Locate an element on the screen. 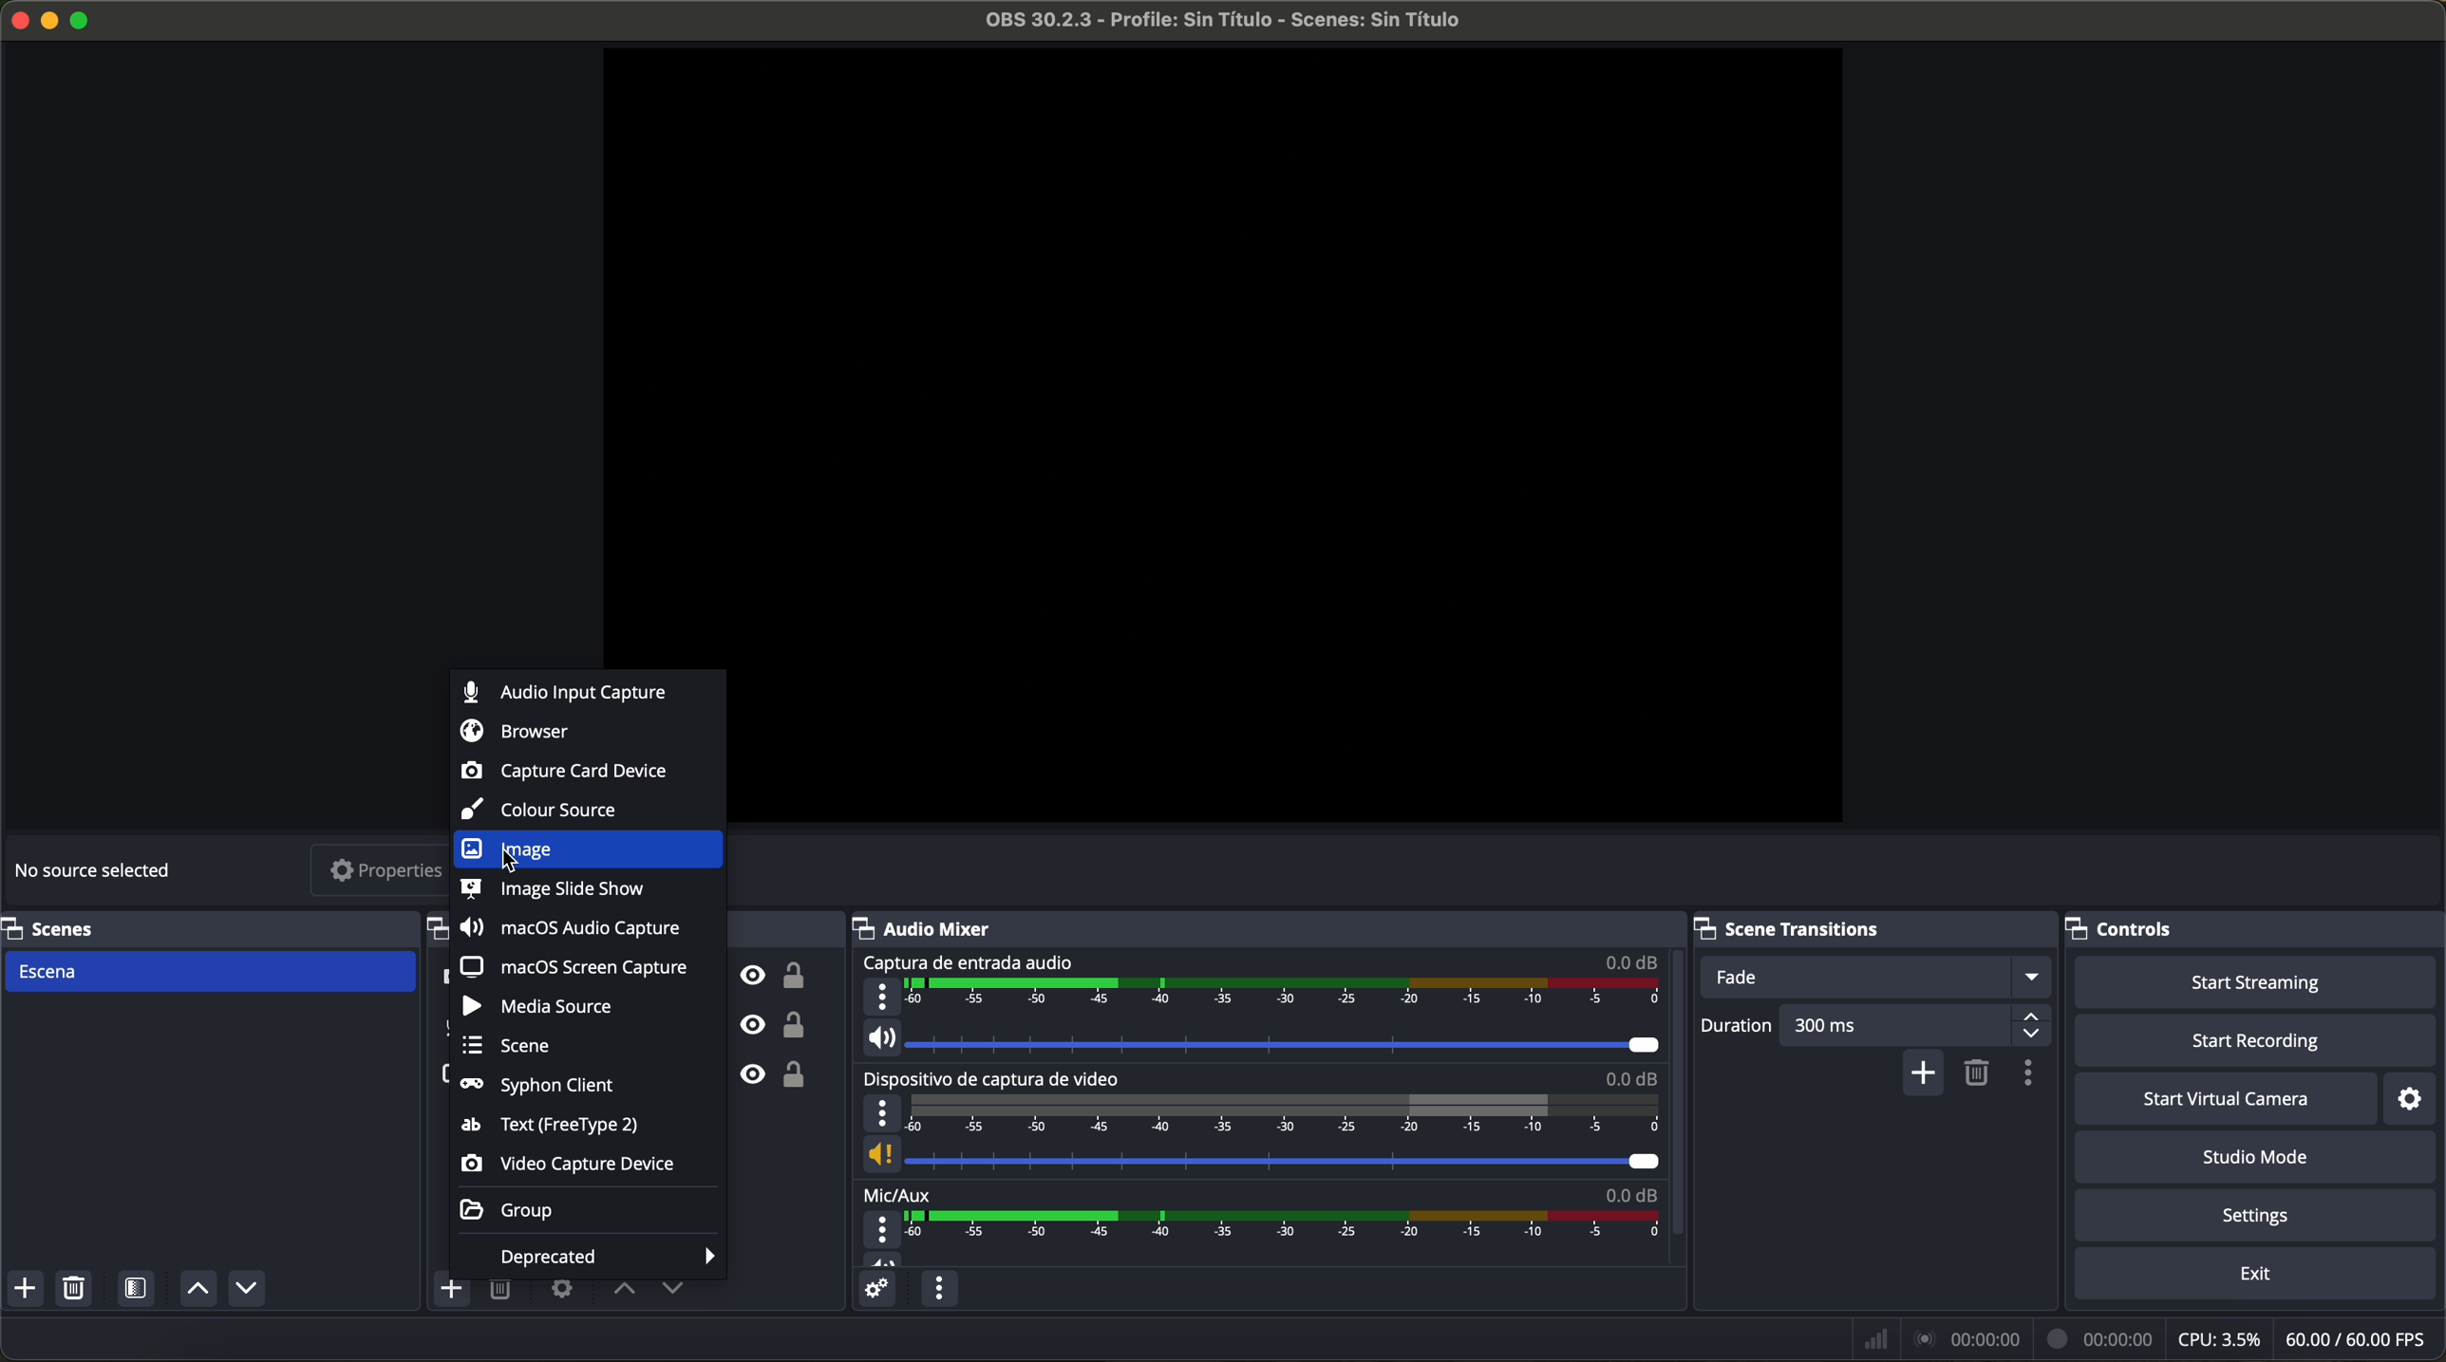 The width and height of the screenshot is (2446, 1362). exit is located at coordinates (2258, 1276).